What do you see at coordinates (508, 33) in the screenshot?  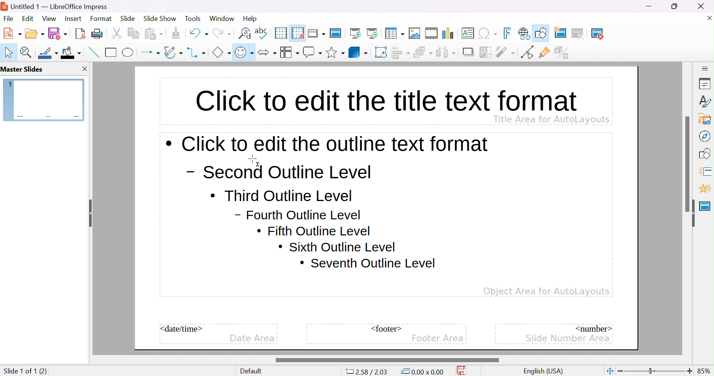 I see `insert fontwork text` at bounding box center [508, 33].